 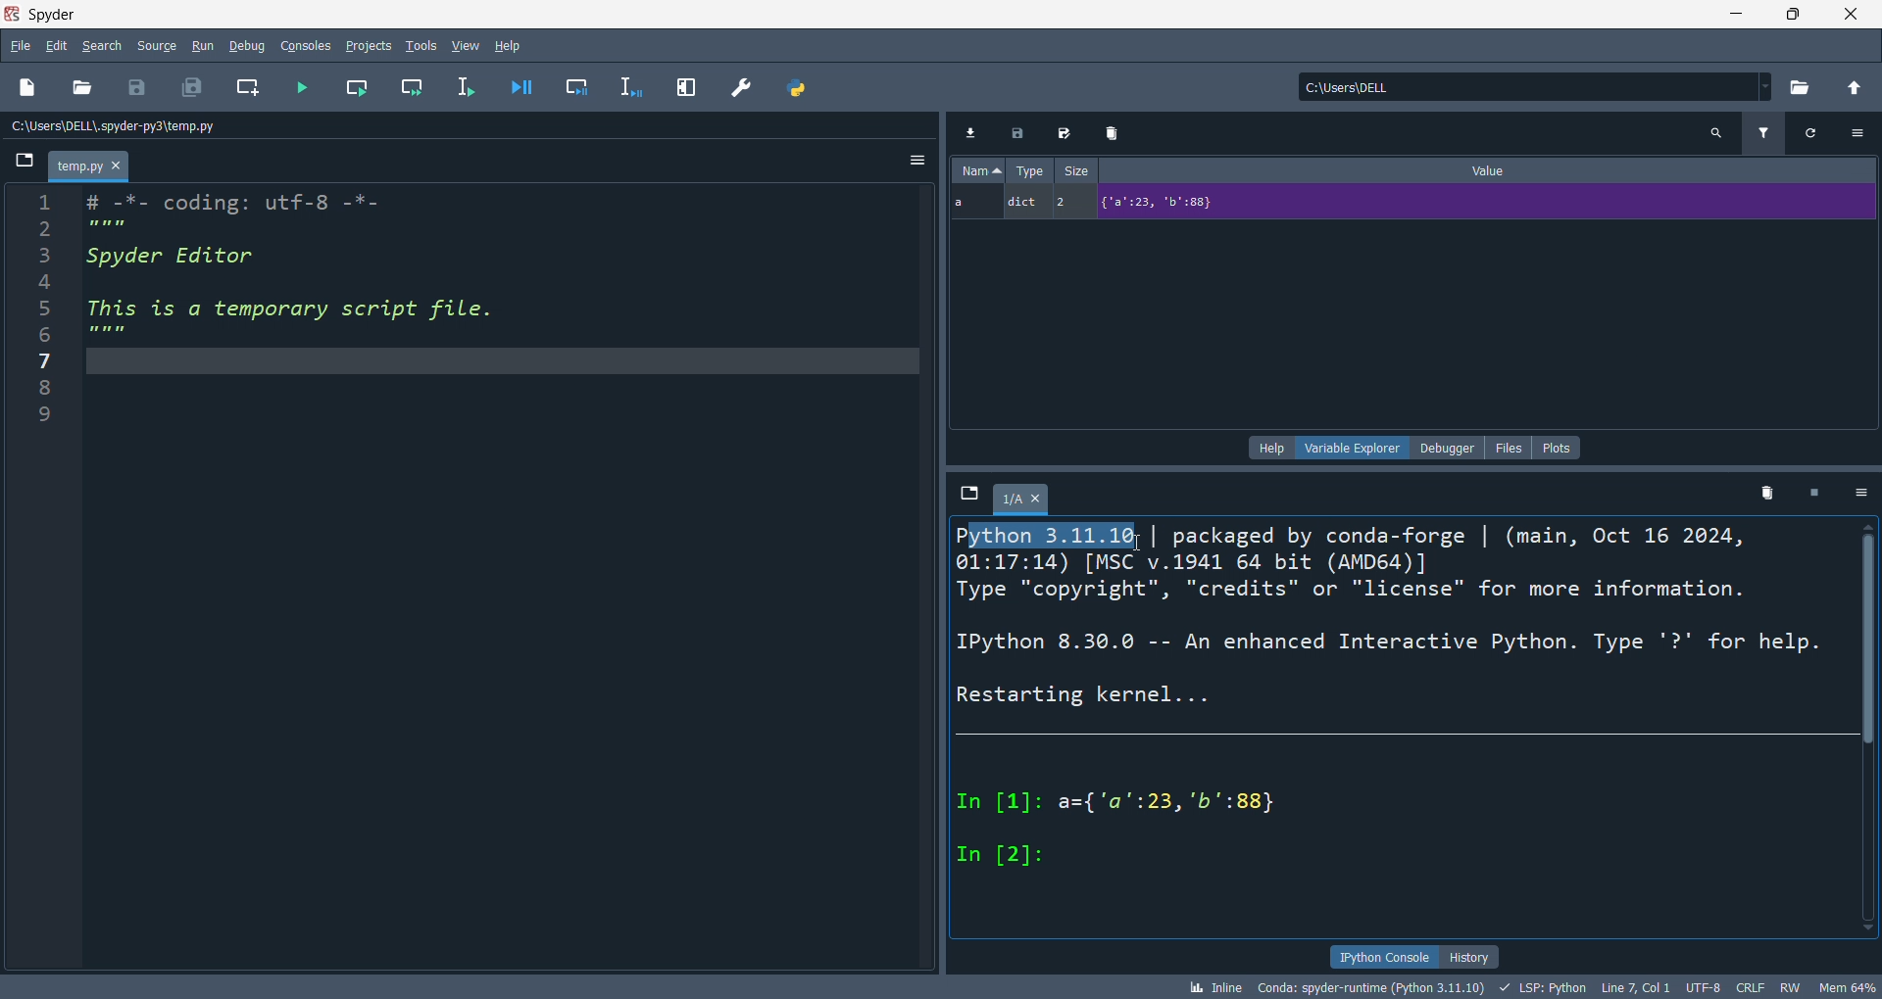 I want to click on edit, so click(x=57, y=45).